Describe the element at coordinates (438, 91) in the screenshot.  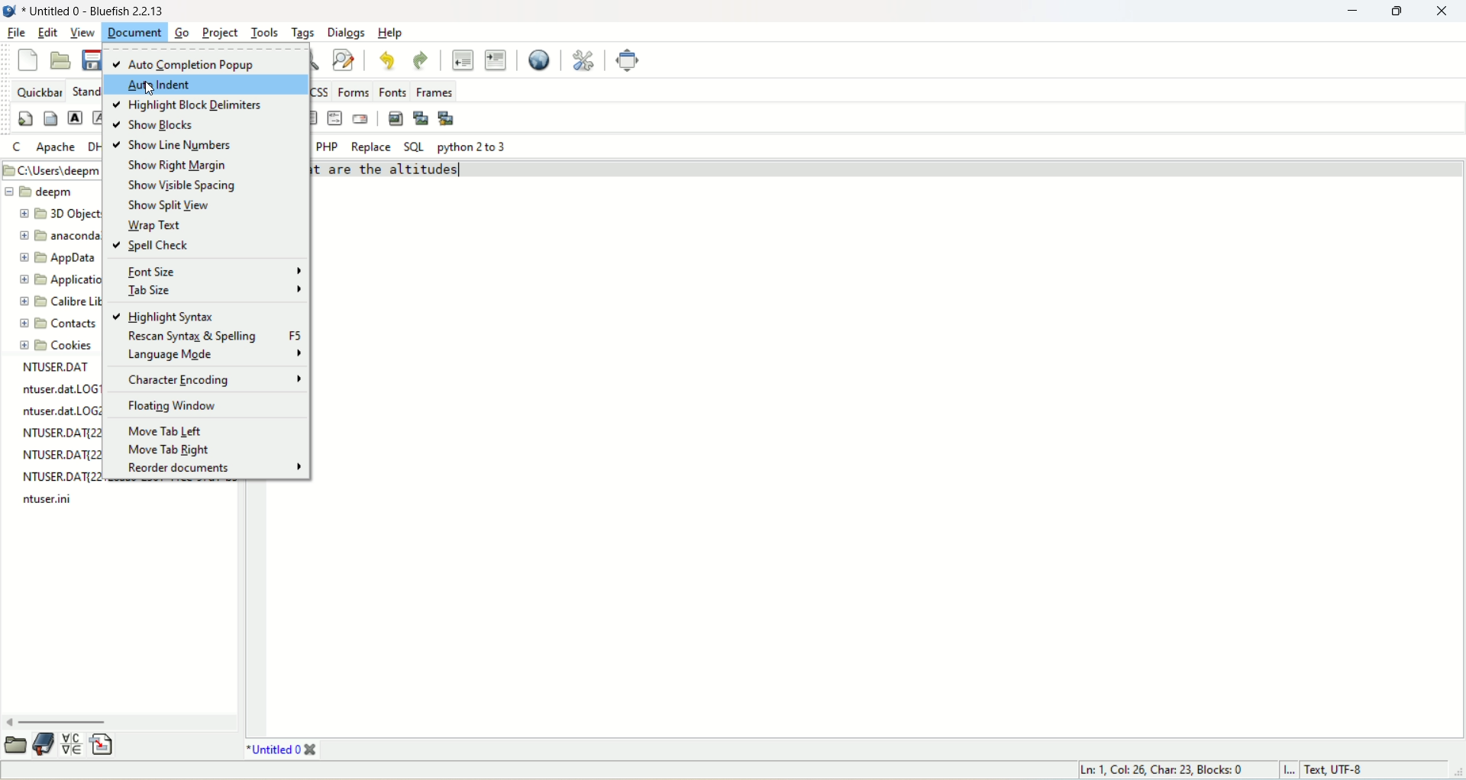
I see `frames` at that location.